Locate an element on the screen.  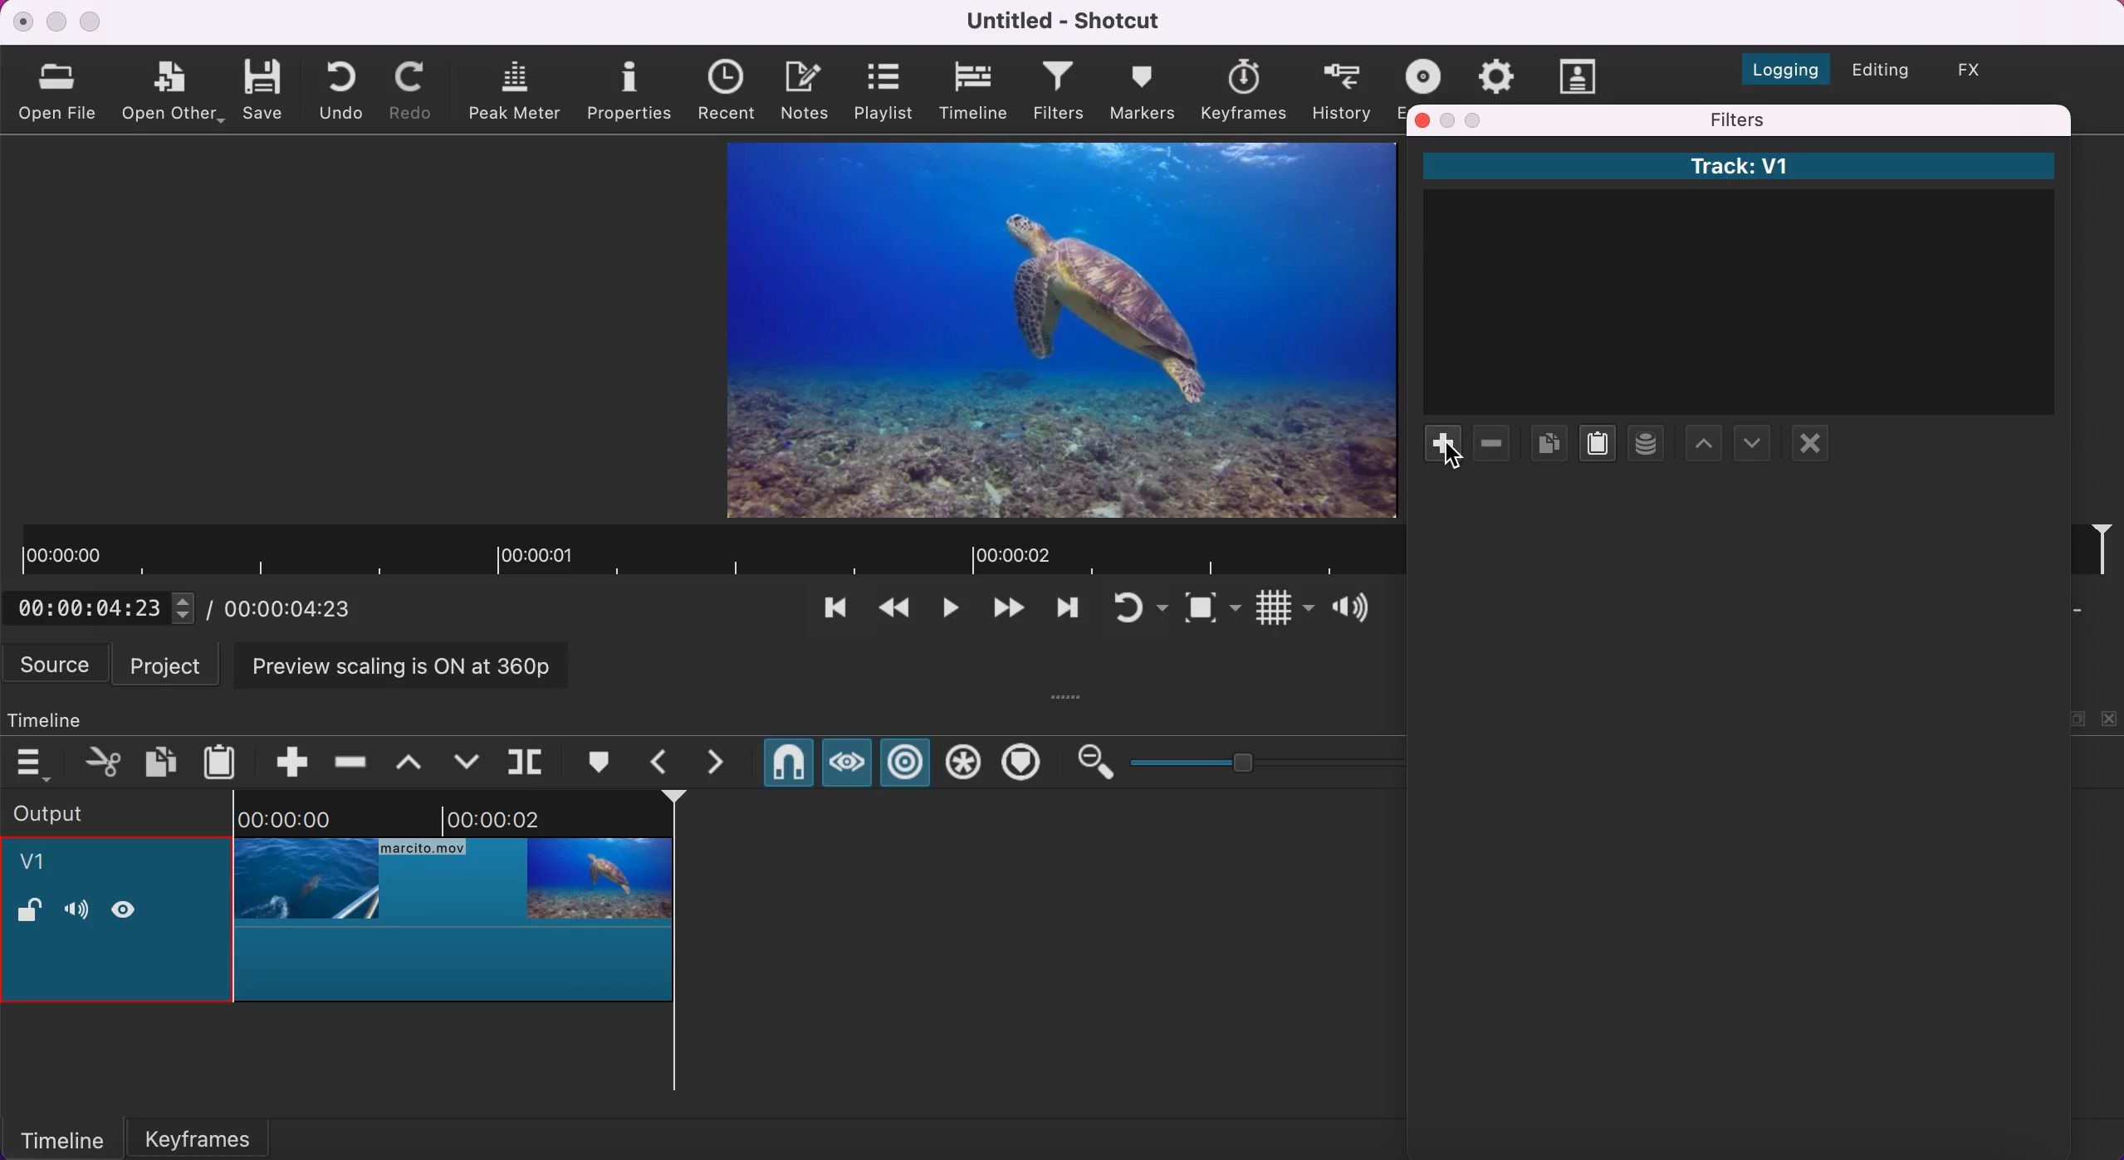
paste is located at coordinates (224, 759).